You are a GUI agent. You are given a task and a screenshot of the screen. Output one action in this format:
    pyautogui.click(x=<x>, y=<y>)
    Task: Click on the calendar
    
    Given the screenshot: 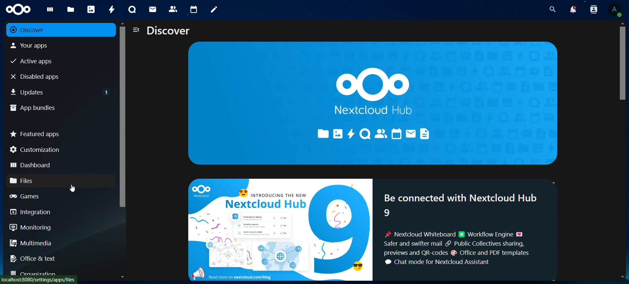 What is the action you would take?
    pyautogui.click(x=193, y=9)
    